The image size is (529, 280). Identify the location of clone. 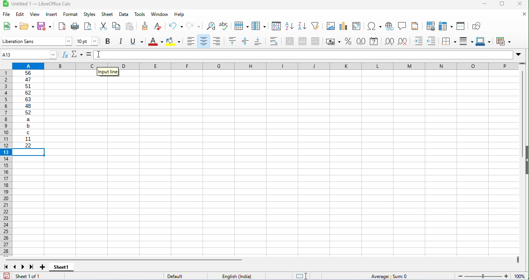
(144, 26).